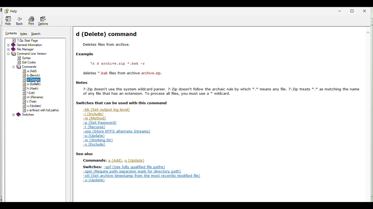 Image resolution: width=373 pixels, height=209 pixels. What do you see at coordinates (81, 82) in the screenshot?
I see `Notes` at bounding box center [81, 82].